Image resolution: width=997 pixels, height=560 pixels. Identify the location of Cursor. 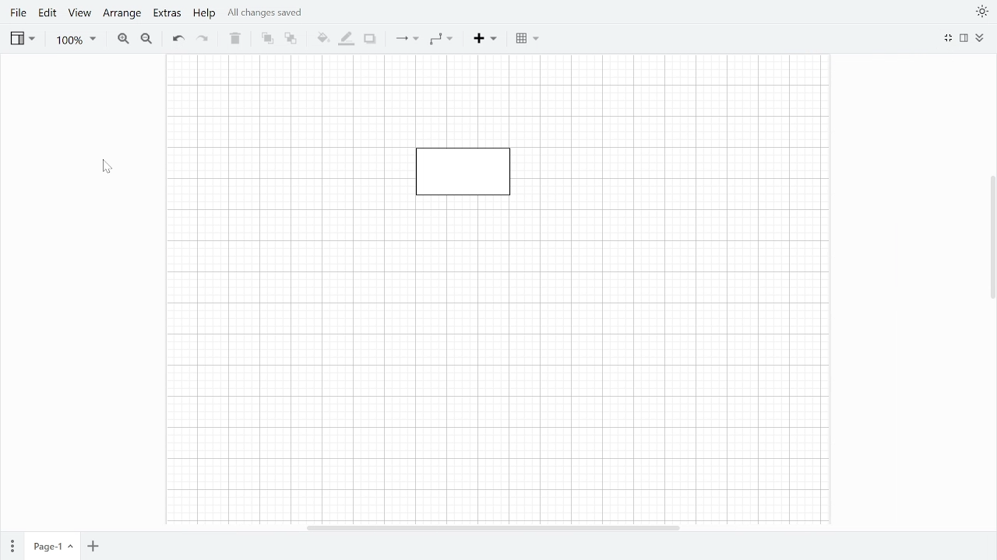
(107, 166).